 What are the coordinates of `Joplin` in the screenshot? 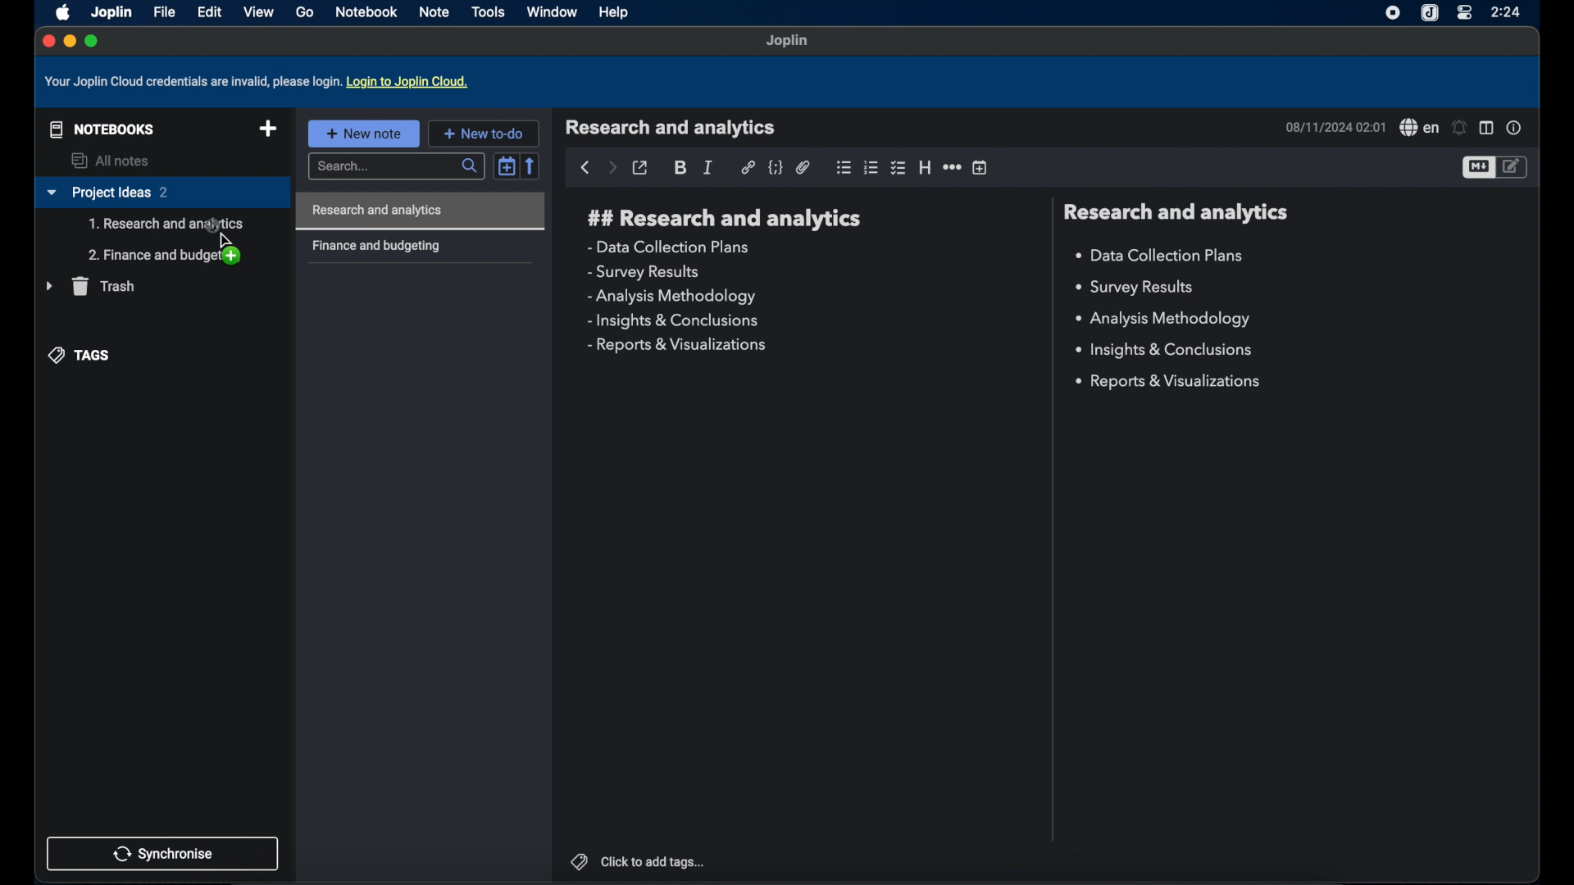 It's located at (788, 42).